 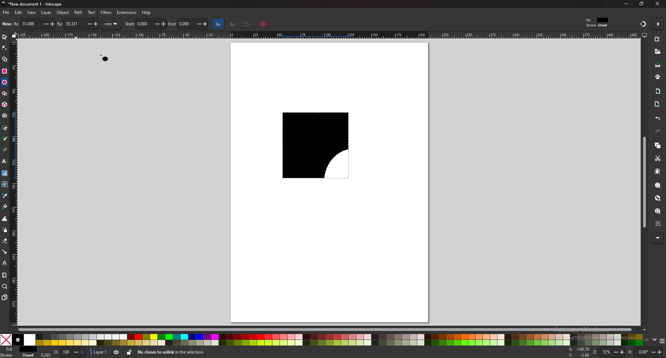 What do you see at coordinates (5, 184) in the screenshot?
I see `mesh` at bounding box center [5, 184].